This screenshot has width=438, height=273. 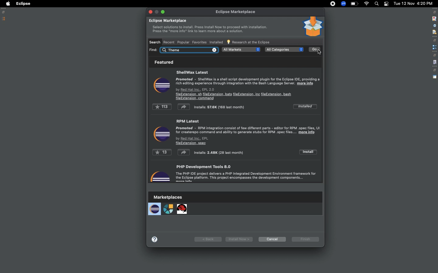 What do you see at coordinates (248, 132) in the screenshot?
I see `RPM latest` at bounding box center [248, 132].